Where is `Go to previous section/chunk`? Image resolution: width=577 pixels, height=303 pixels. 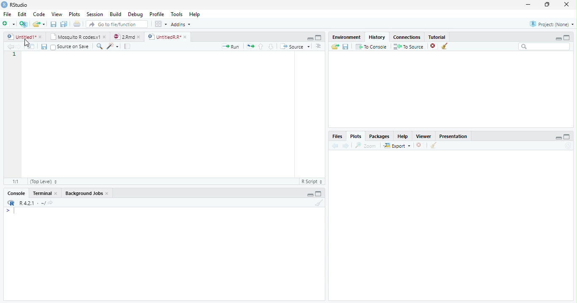 Go to previous section/chunk is located at coordinates (261, 46).